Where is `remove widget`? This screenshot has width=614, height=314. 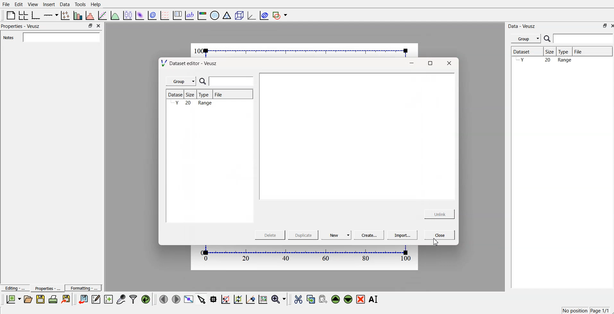 remove widget is located at coordinates (361, 299).